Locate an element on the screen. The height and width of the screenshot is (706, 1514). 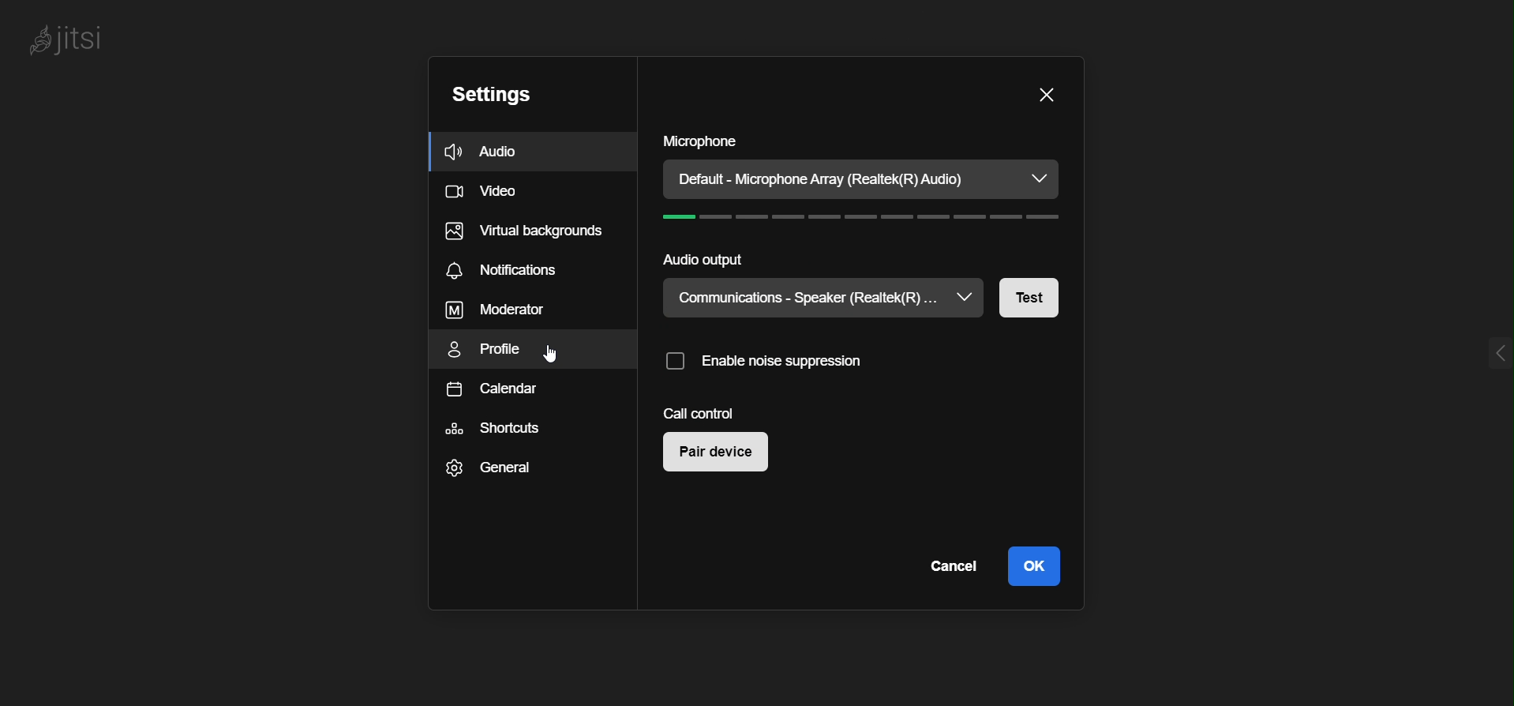
audio output is located at coordinates (708, 259).